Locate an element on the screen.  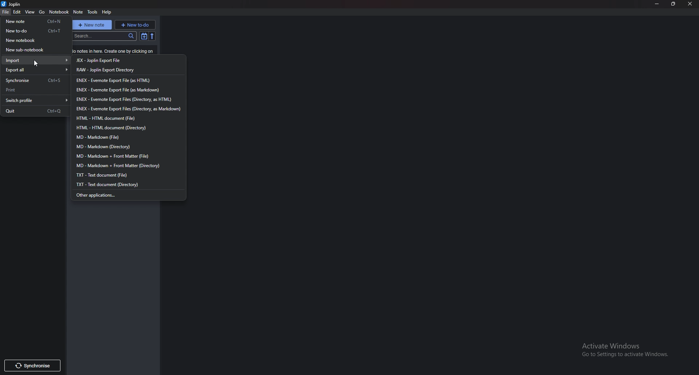
Edit is located at coordinates (17, 12).